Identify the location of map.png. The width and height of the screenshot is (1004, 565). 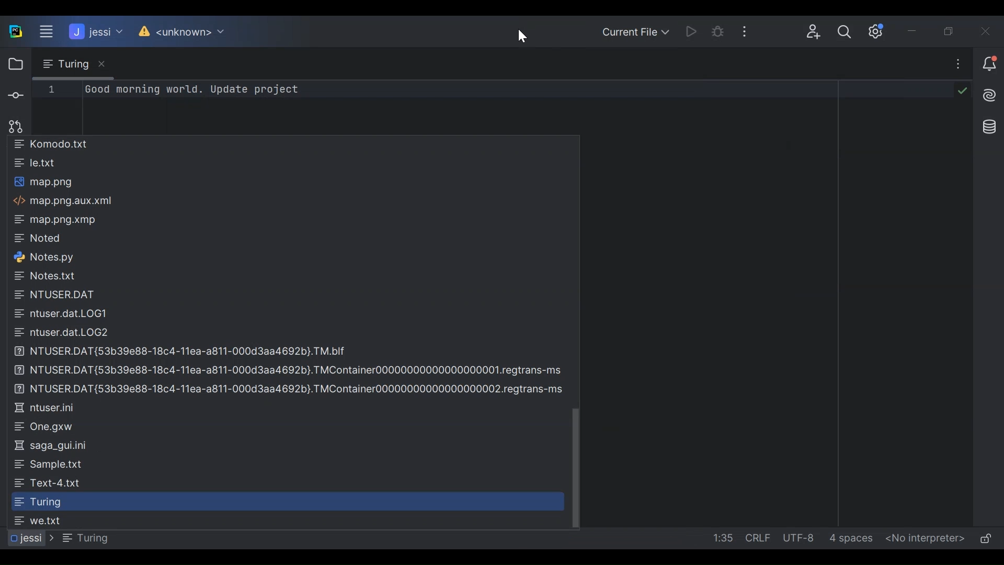
(44, 183).